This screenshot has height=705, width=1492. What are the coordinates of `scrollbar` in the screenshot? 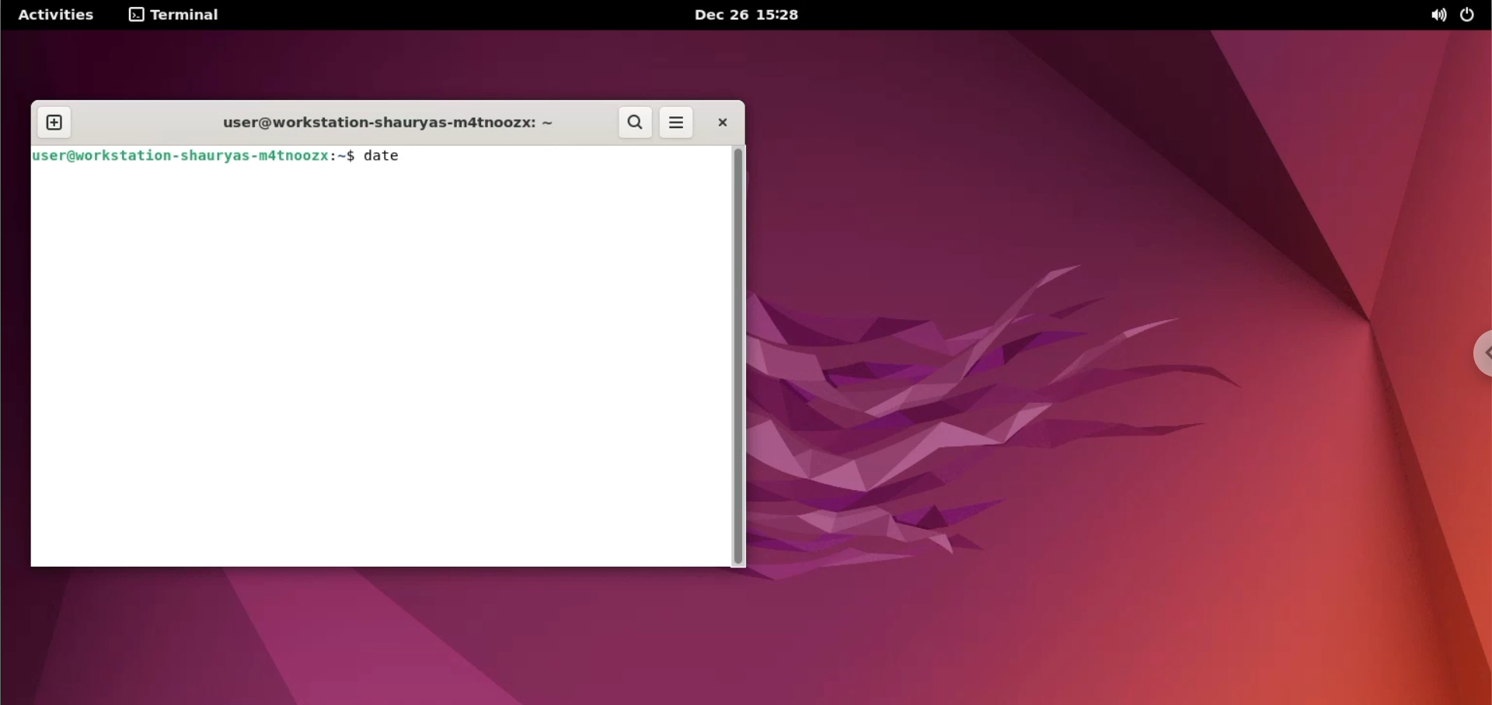 It's located at (739, 357).